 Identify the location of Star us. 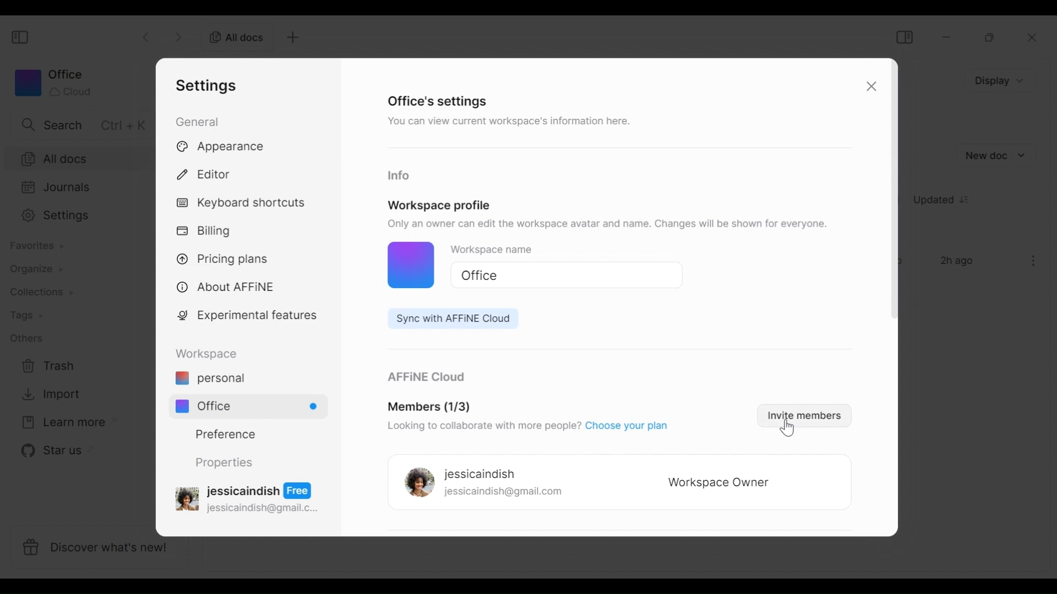
(50, 450).